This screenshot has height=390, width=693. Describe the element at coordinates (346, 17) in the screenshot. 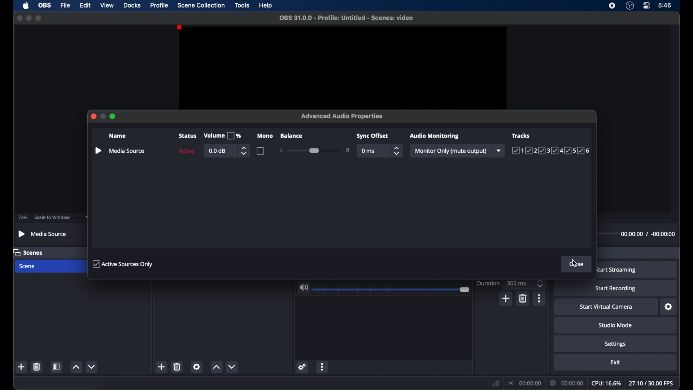

I see `filename` at that location.